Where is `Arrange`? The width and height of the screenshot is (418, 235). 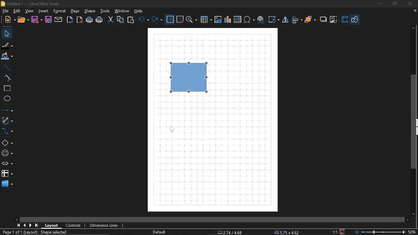 Arrange is located at coordinates (310, 20).